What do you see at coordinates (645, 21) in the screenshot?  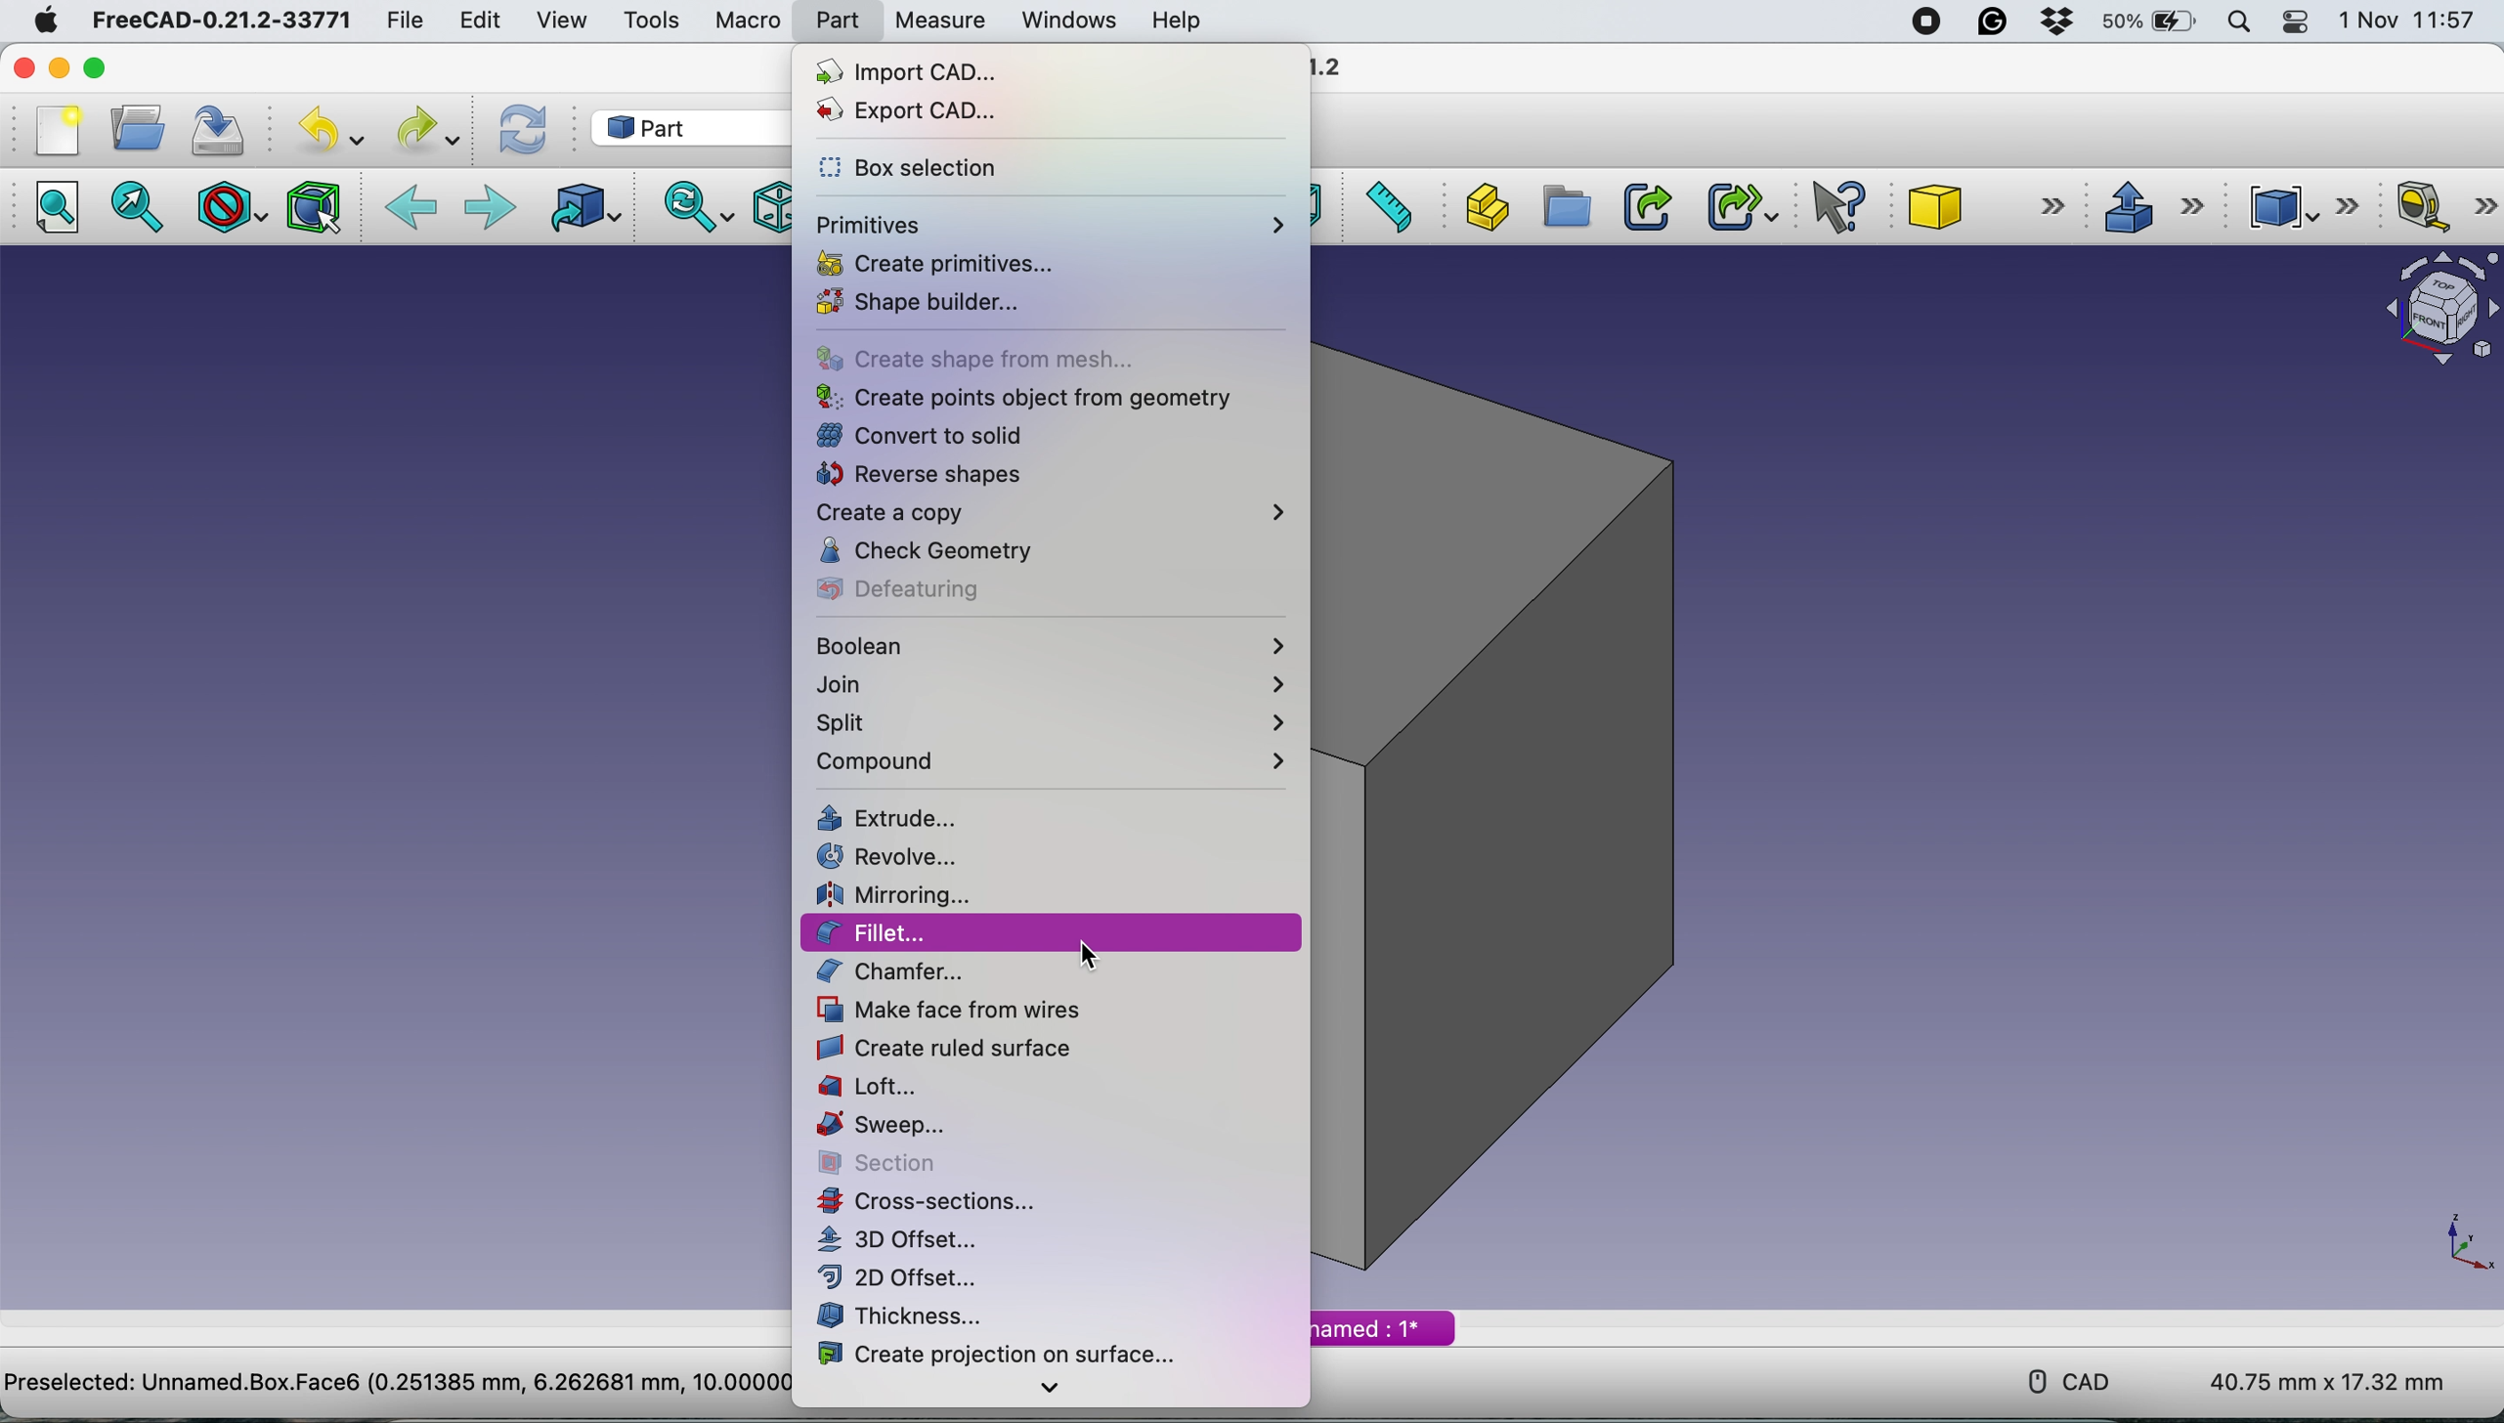 I see `tools` at bounding box center [645, 21].